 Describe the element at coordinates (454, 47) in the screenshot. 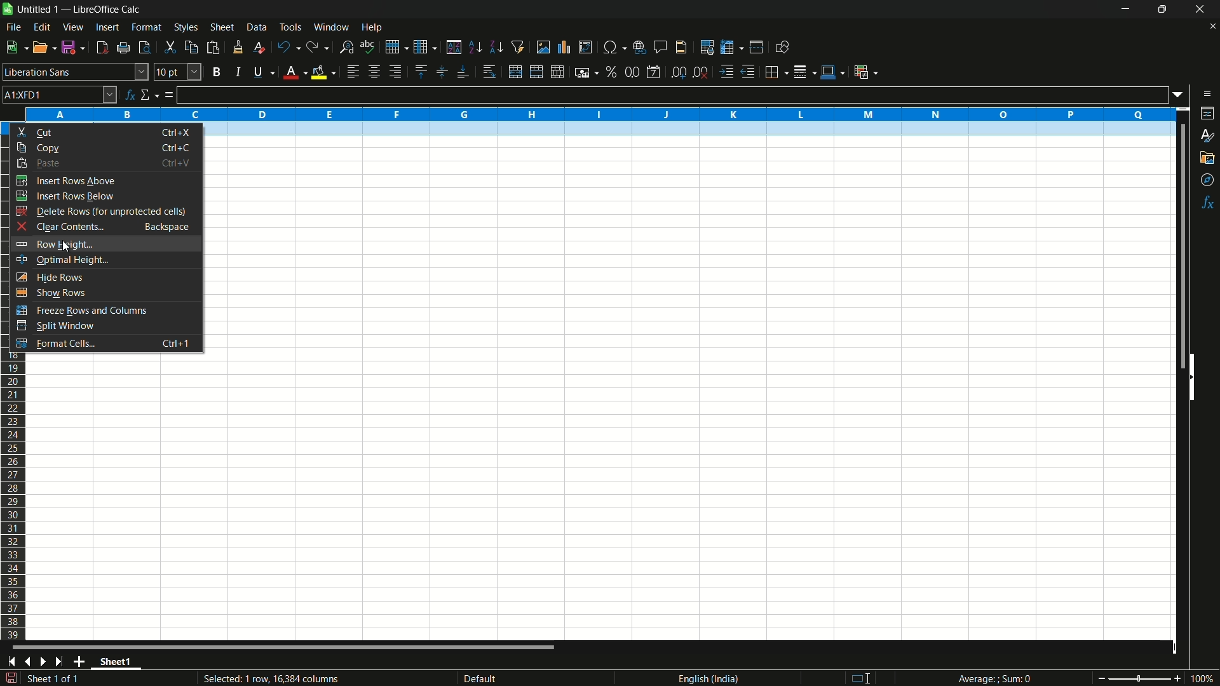

I see `sort` at that location.